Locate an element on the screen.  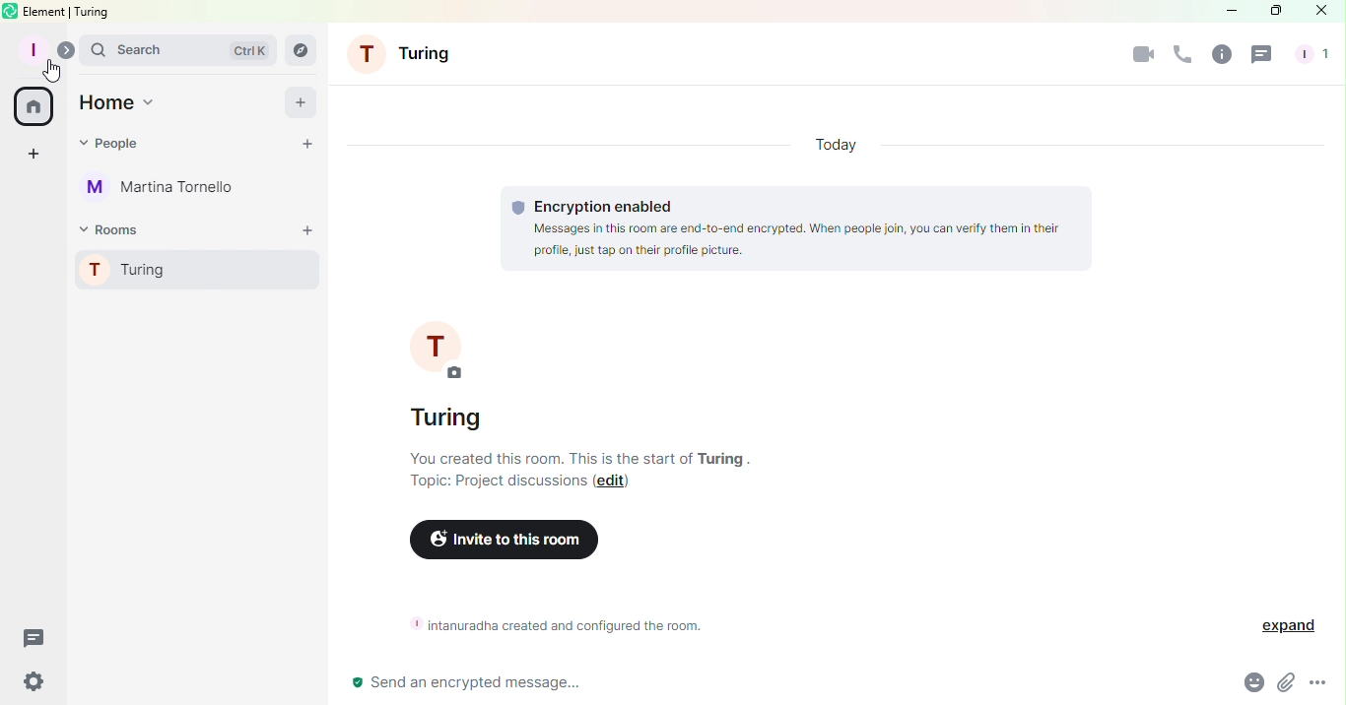
Profile is located at coordinates (33, 48).